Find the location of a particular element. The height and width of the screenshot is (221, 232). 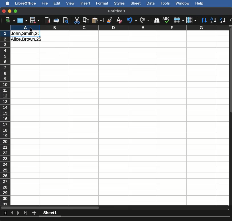

Minimize is located at coordinates (10, 11).